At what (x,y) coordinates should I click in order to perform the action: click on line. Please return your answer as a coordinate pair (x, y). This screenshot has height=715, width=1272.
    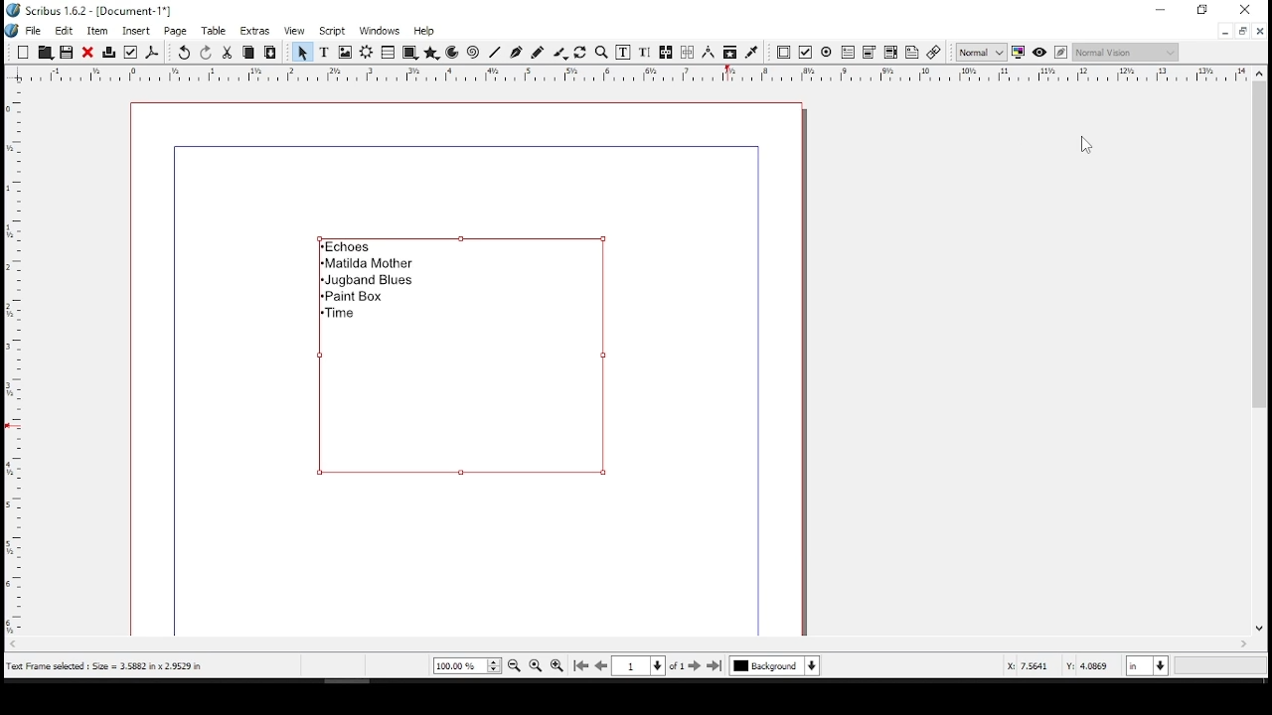
    Looking at the image, I should click on (496, 52).